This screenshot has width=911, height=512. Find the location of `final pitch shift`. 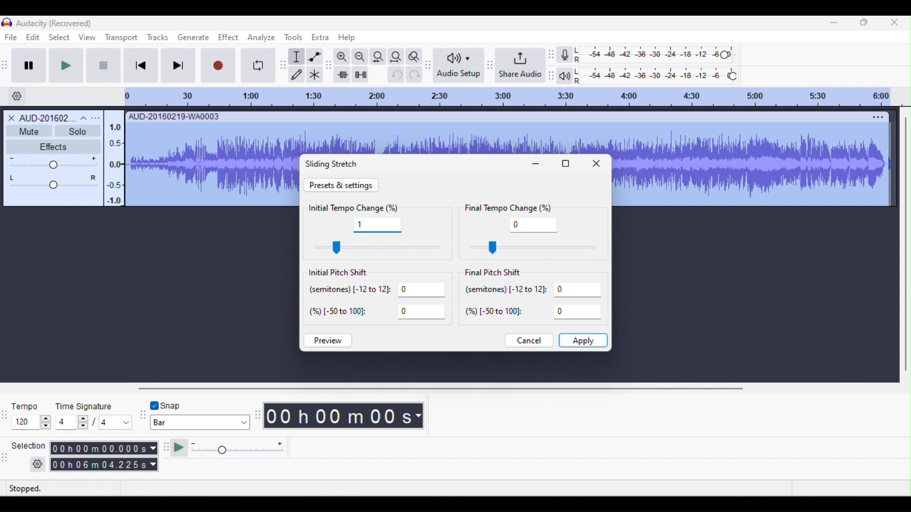

final pitch shift is located at coordinates (497, 273).